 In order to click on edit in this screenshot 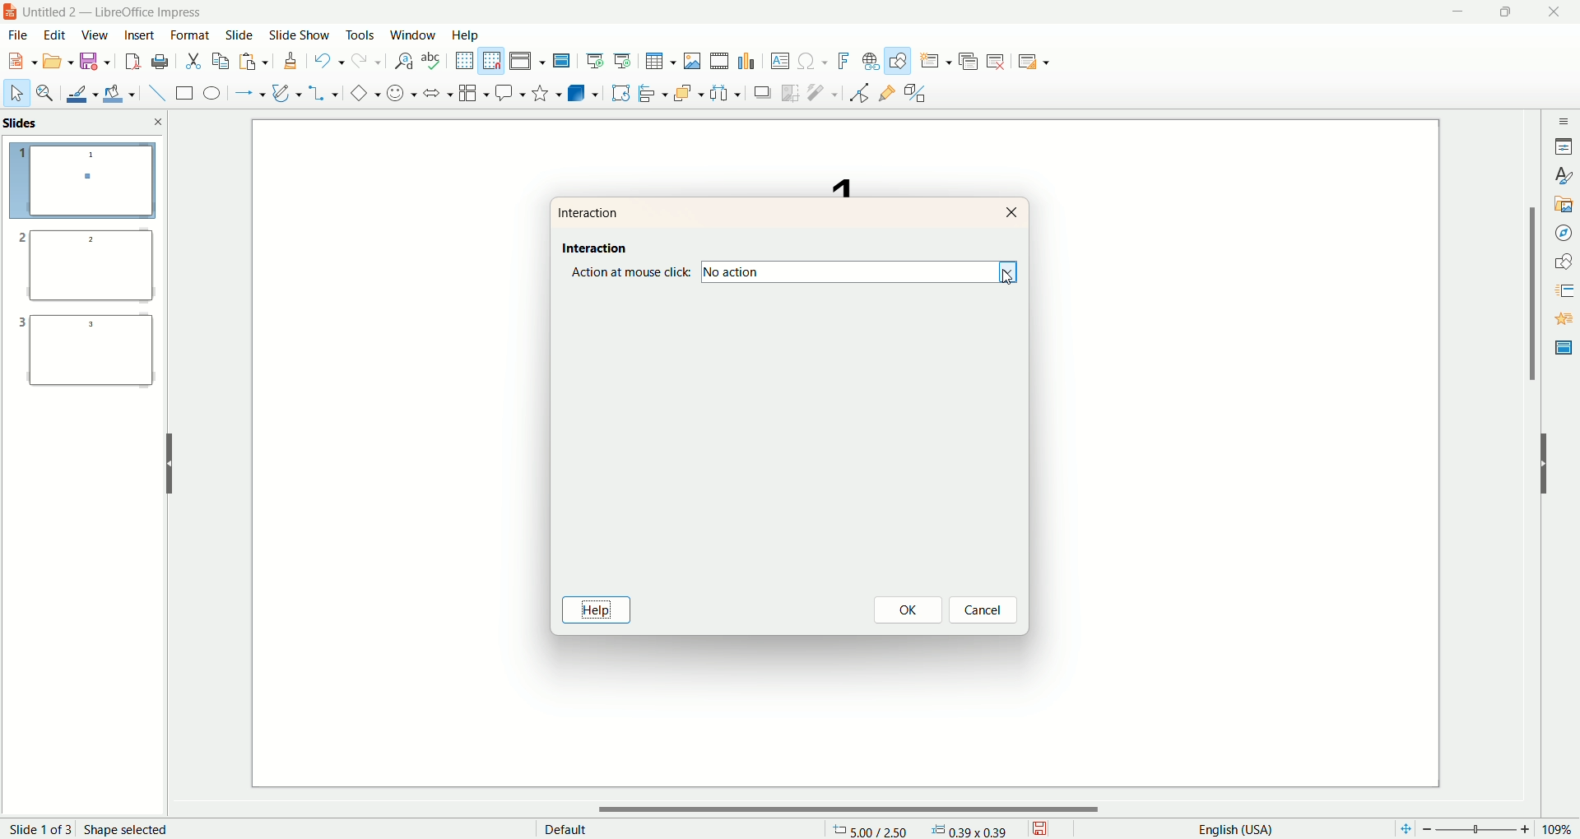, I will do `click(56, 35)`.